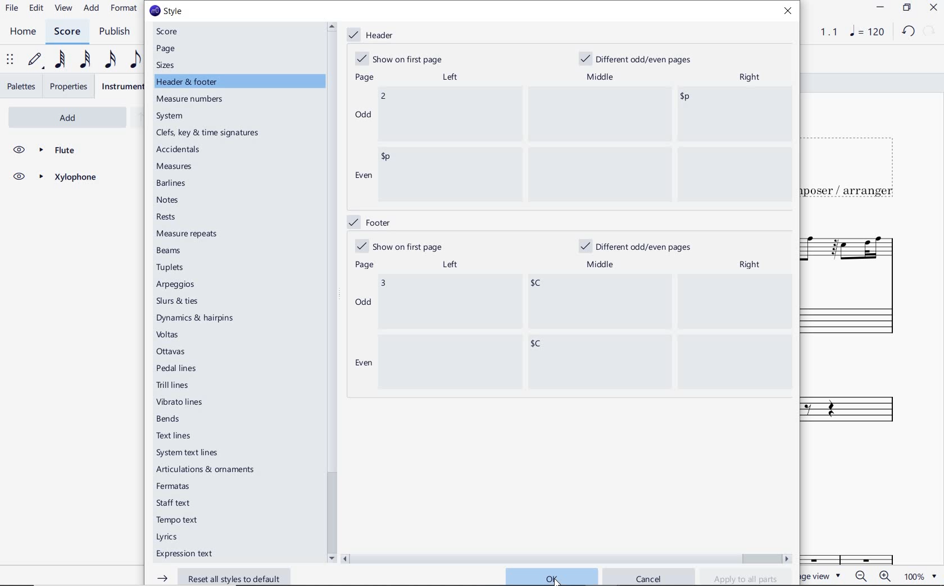  What do you see at coordinates (560, 580) in the screenshot?
I see `cursor` at bounding box center [560, 580].